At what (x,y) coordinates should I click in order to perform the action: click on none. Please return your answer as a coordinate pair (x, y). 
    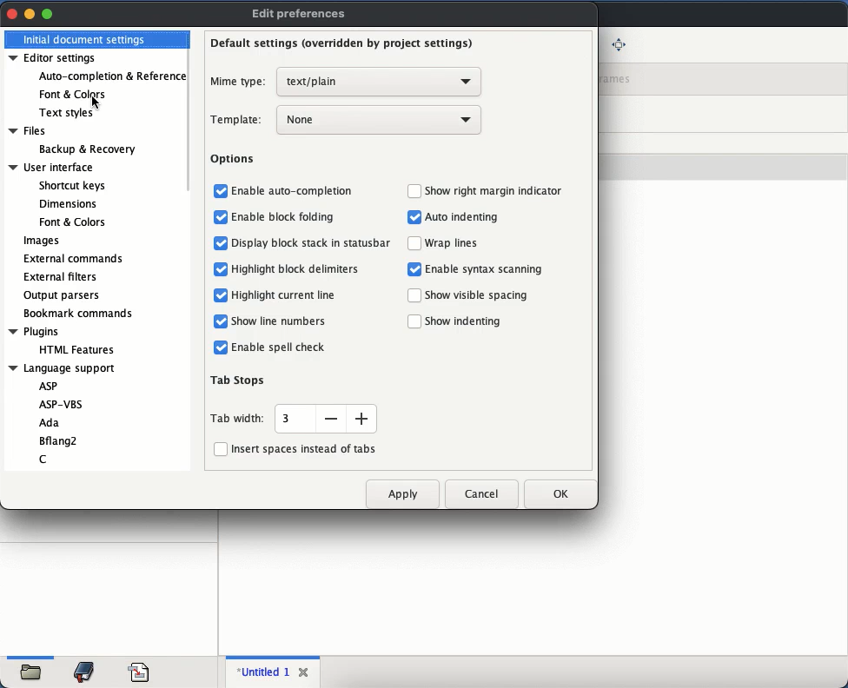
    Looking at the image, I should click on (378, 122).